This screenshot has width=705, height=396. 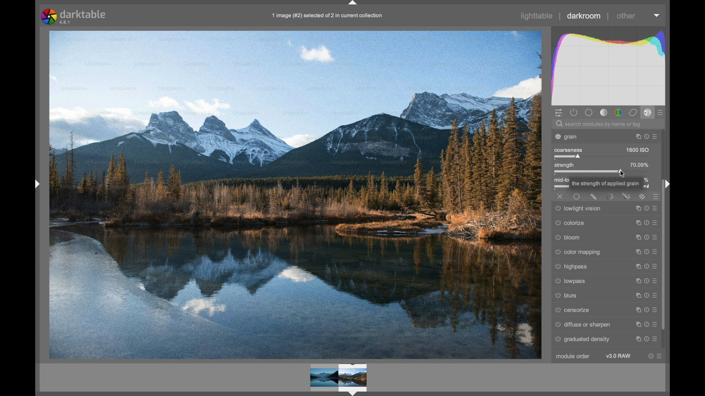 I want to click on 1 image (#2) selected of 2 in current collection, so click(x=330, y=18).